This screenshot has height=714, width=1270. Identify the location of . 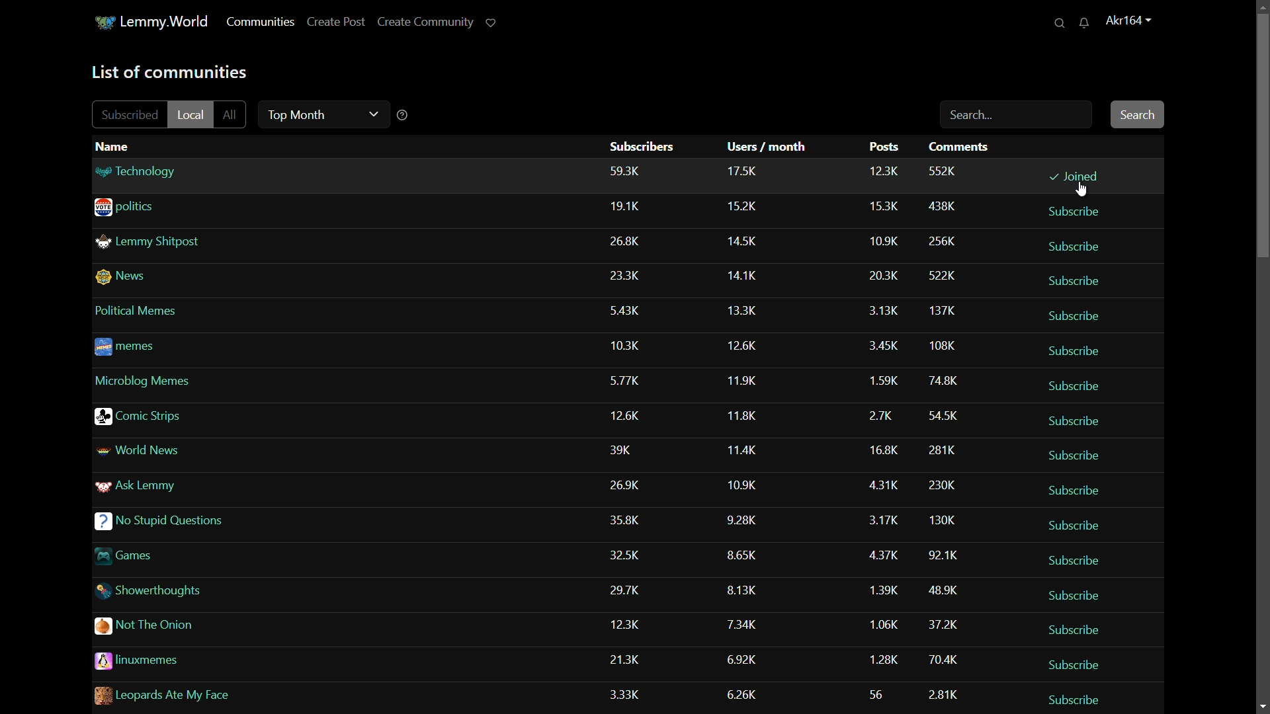
(629, 313).